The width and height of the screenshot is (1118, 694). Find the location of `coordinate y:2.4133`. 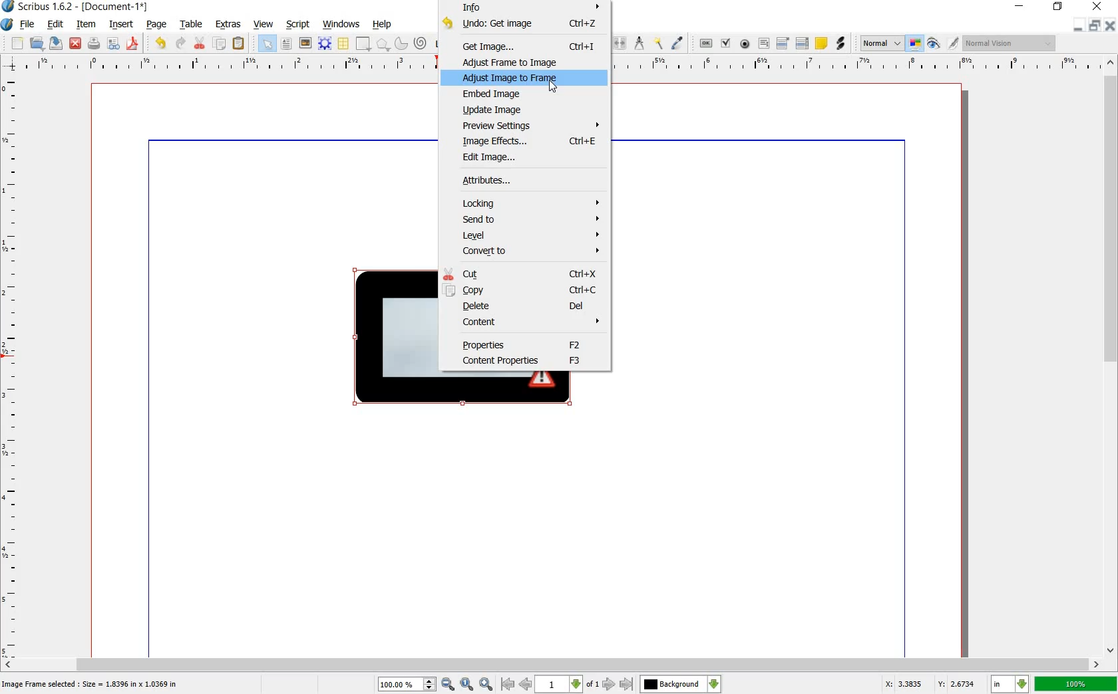

coordinate y:2.4133 is located at coordinates (960, 683).